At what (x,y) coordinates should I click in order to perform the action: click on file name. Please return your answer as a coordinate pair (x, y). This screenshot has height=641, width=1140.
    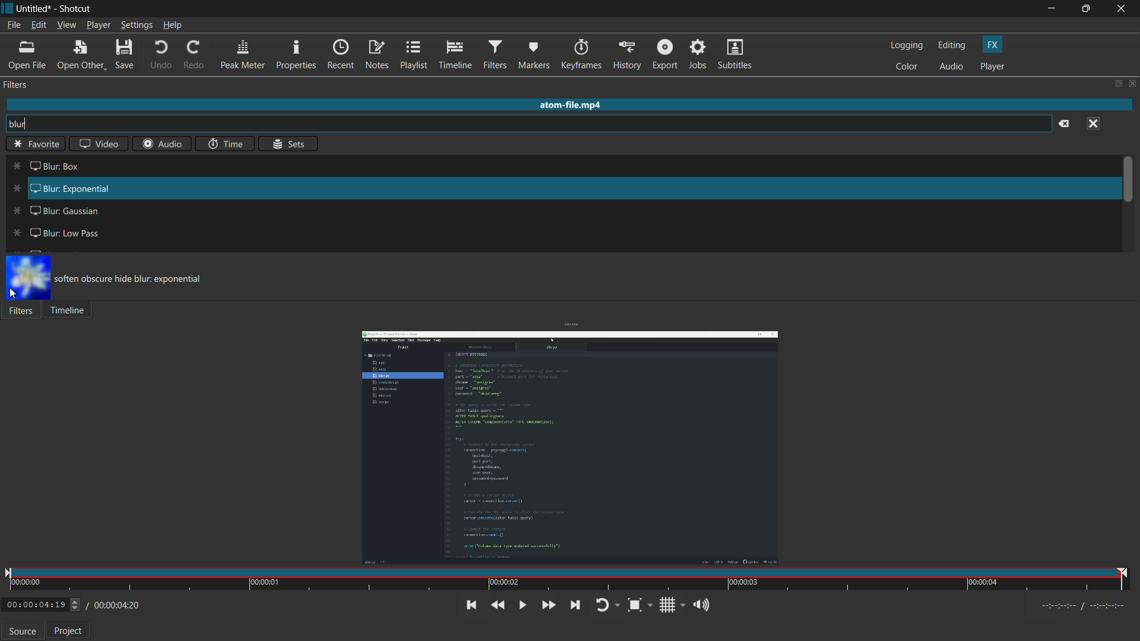
    Looking at the image, I should click on (31, 9).